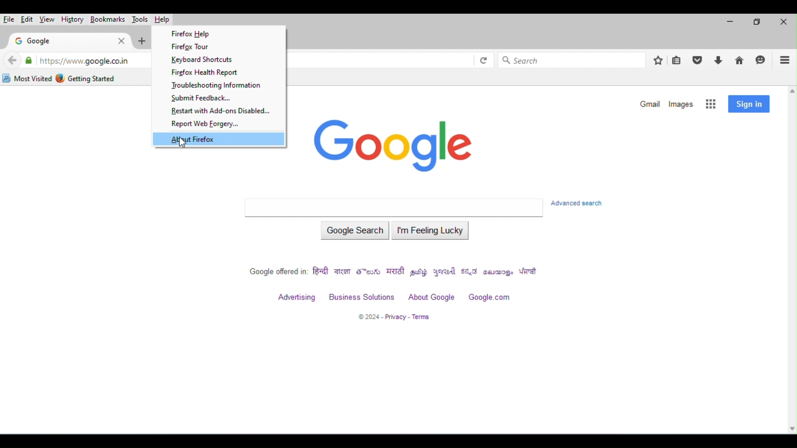  I want to click on home page, so click(740, 61).